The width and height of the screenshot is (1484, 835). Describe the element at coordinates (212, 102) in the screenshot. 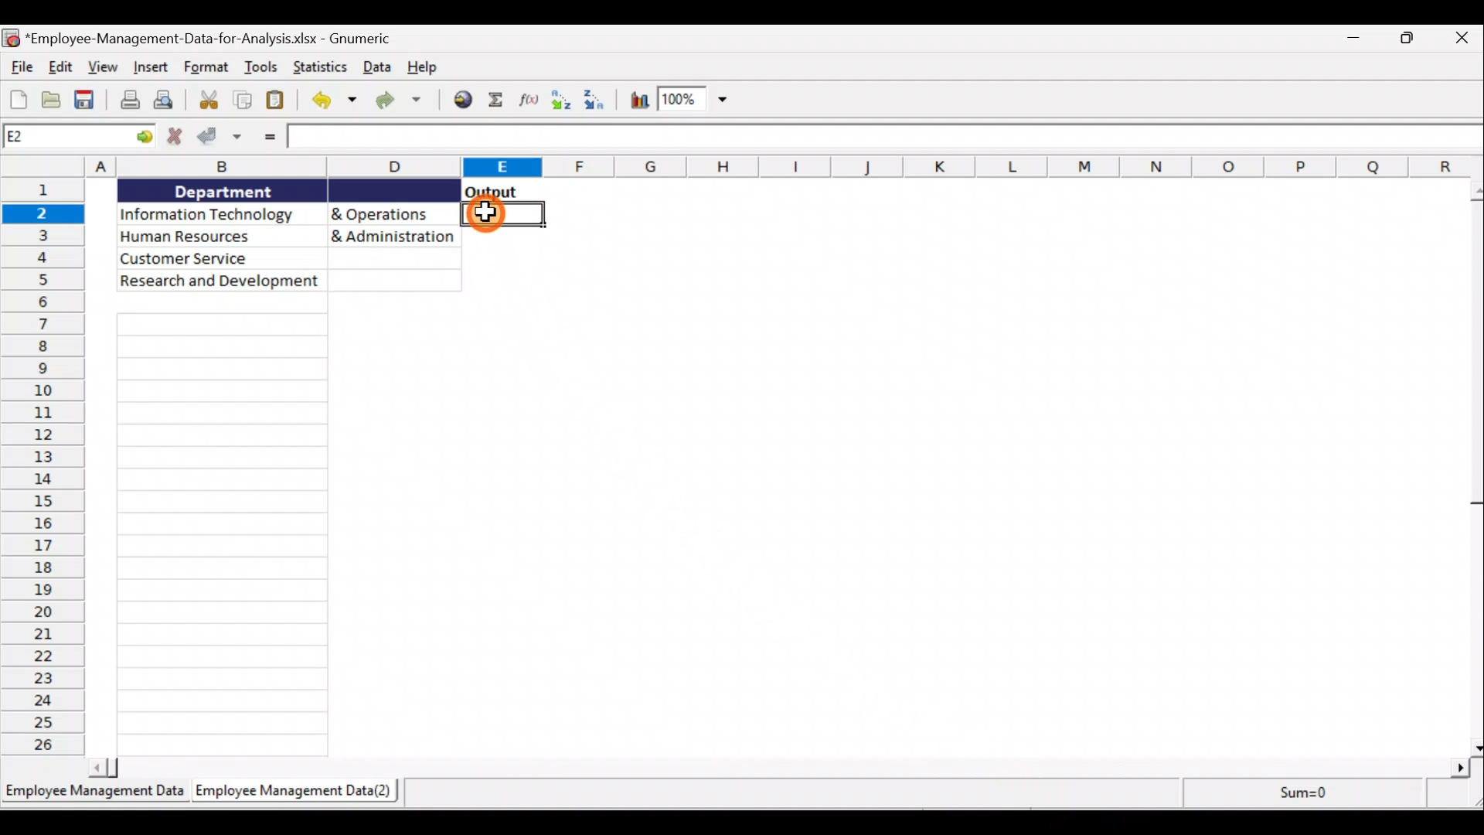

I see `Cut the selection` at that location.